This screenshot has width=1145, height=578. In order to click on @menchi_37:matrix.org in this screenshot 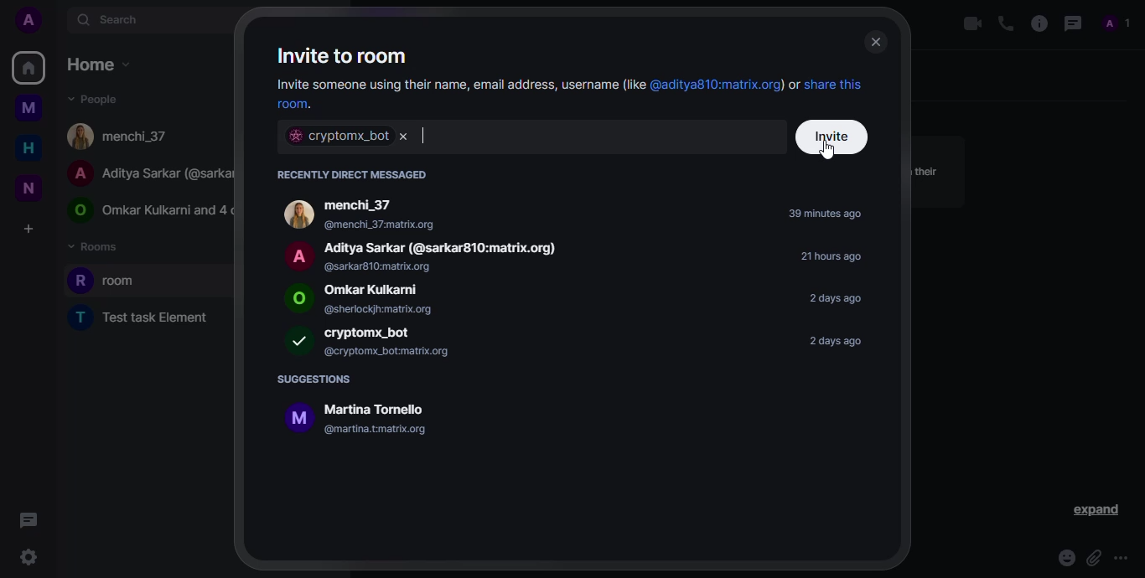, I will do `click(382, 224)`.